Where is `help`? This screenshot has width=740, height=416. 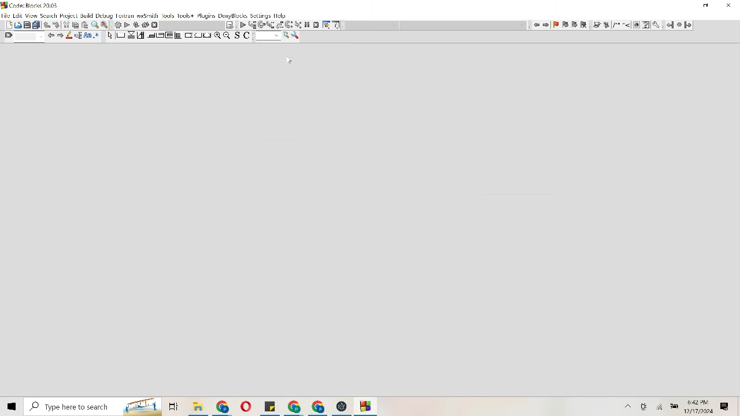
help is located at coordinates (280, 16).